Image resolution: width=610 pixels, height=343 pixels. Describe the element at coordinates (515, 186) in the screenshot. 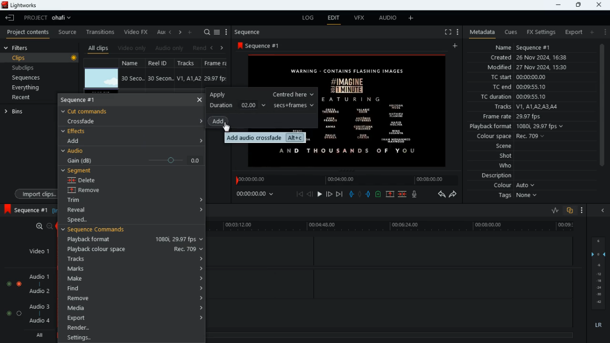

I see `colour` at that location.